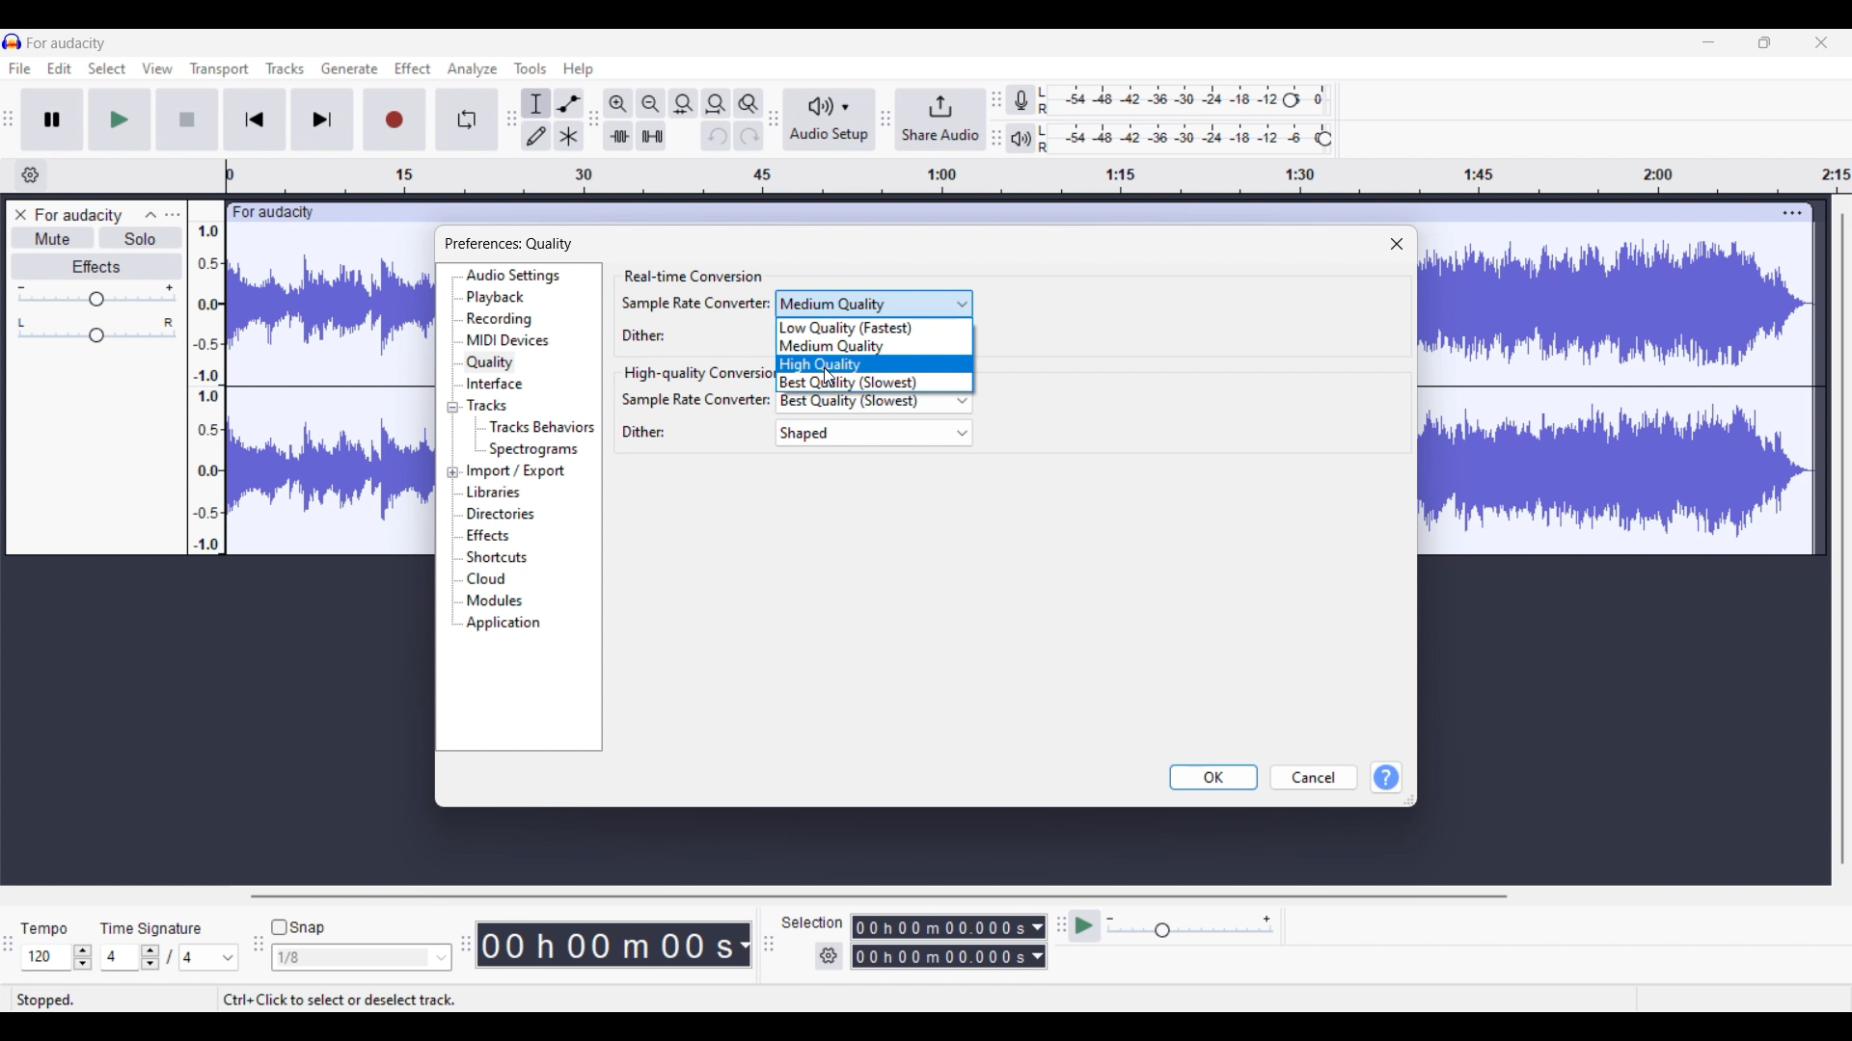 The width and height of the screenshot is (1852, 1041). What do you see at coordinates (1190, 926) in the screenshot?
I see `Scale to change playback speed` at bounding box center [1190, 926].